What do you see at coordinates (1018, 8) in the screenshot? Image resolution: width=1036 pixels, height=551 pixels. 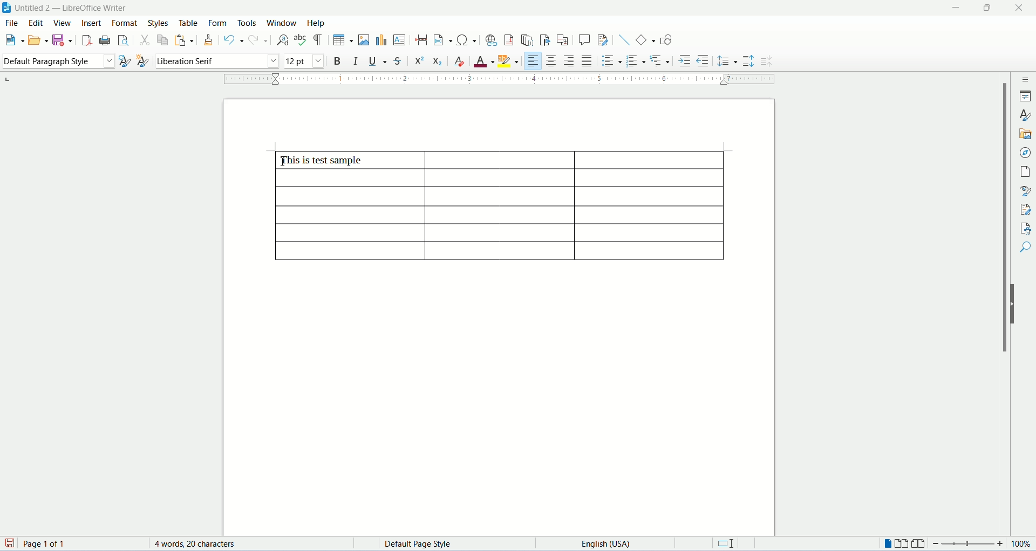 I see `close` at bounding box center [1018, 8].